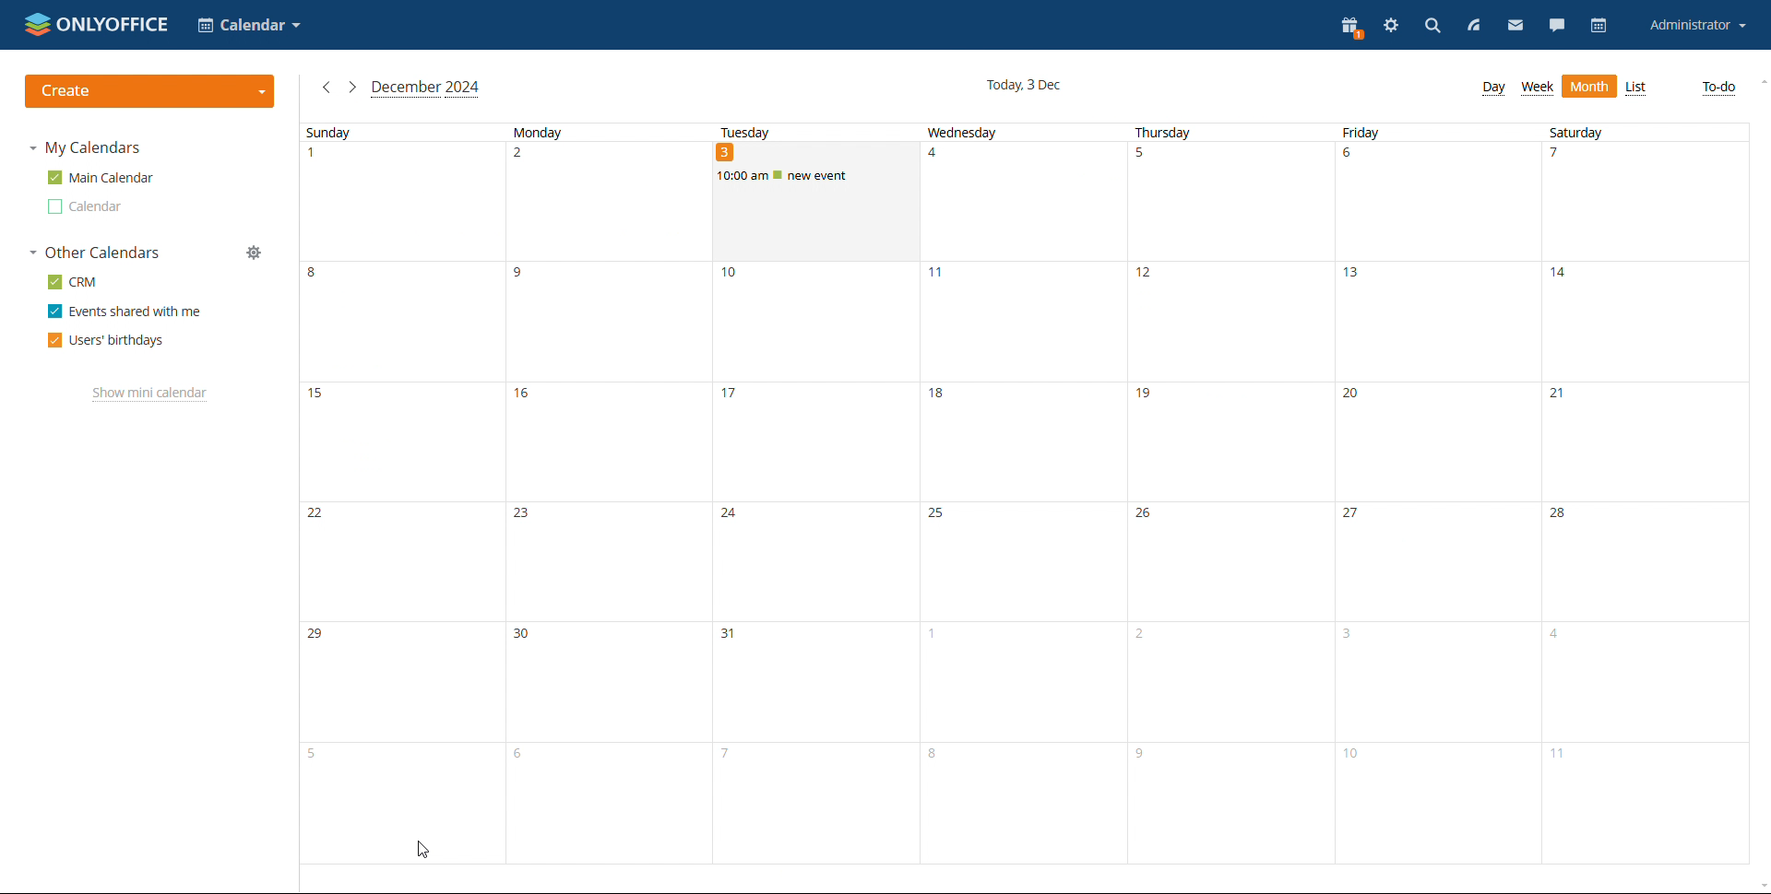 The height and width of the screenshot is (894, 1771). What do you see at coordinates (1439, 804) in the screenshot?
I see `10` at bounding box center [1439, 804].